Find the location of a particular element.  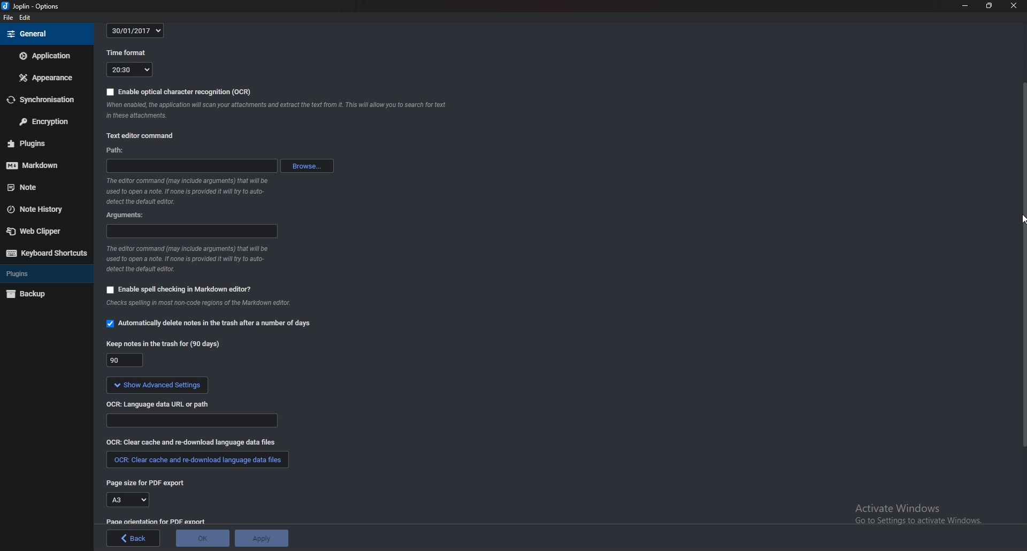

90 days is located at coordinates (125, 361).